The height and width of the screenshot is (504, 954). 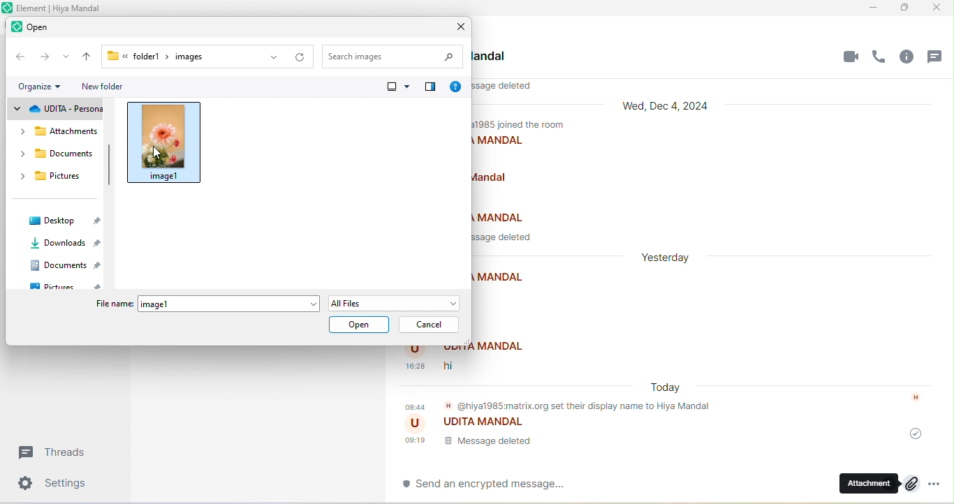 What do you see at coordinates (488, 485) in the screenshot?
I see `send an encrypted message` at bounding box center [488, 485].